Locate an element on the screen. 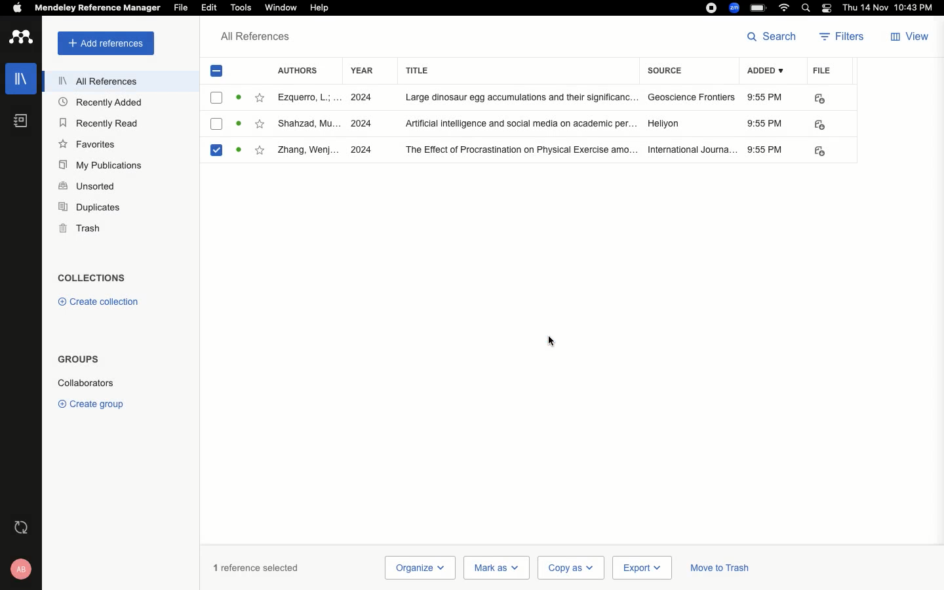 This screenshot has height=590, width=944. Cursor is located at coordinates (555, 340).